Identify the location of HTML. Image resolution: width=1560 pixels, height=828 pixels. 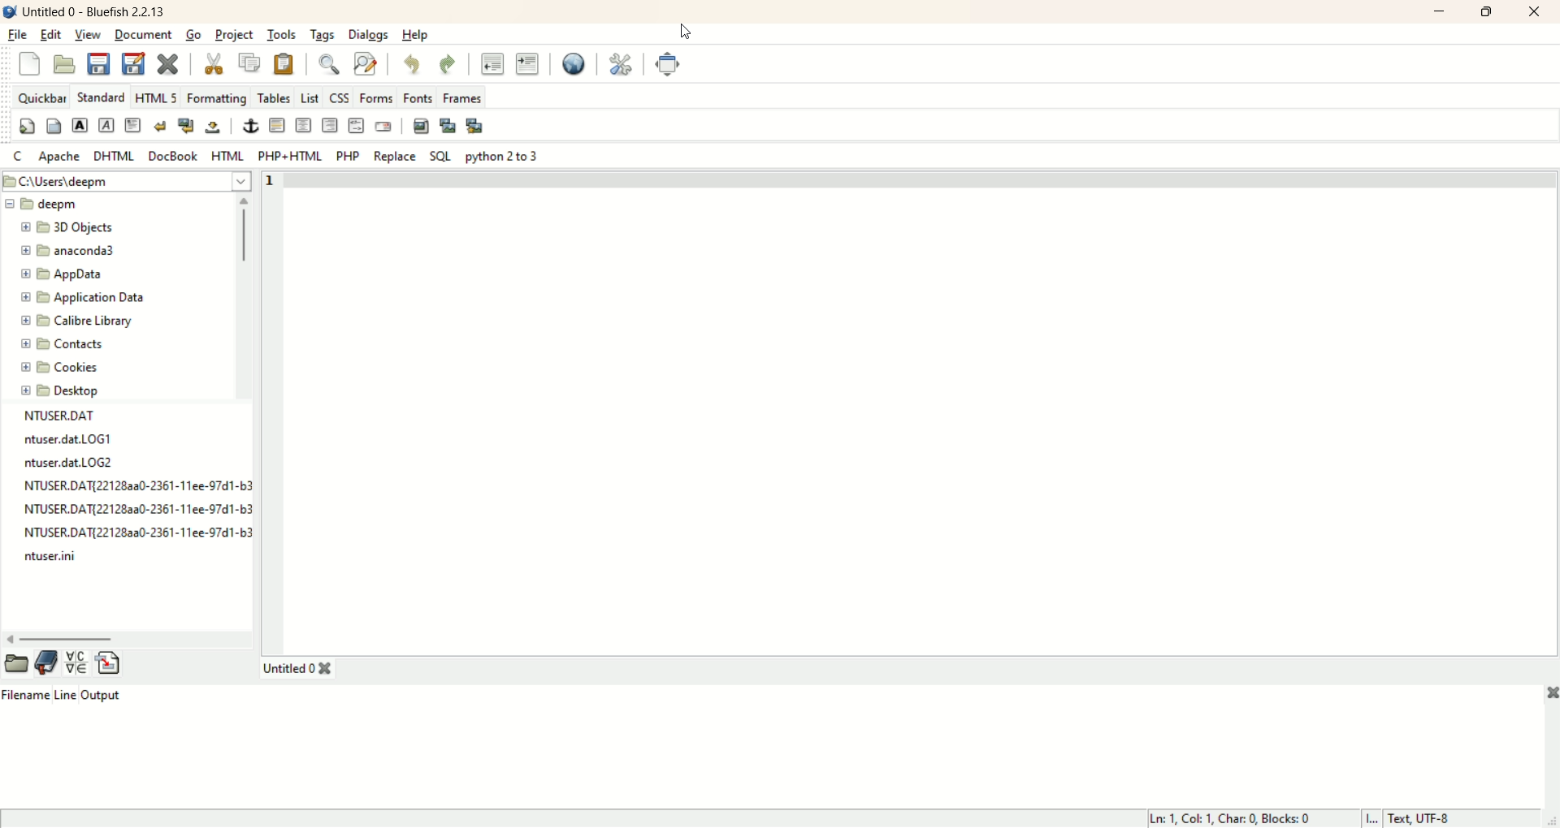
(227, 157).